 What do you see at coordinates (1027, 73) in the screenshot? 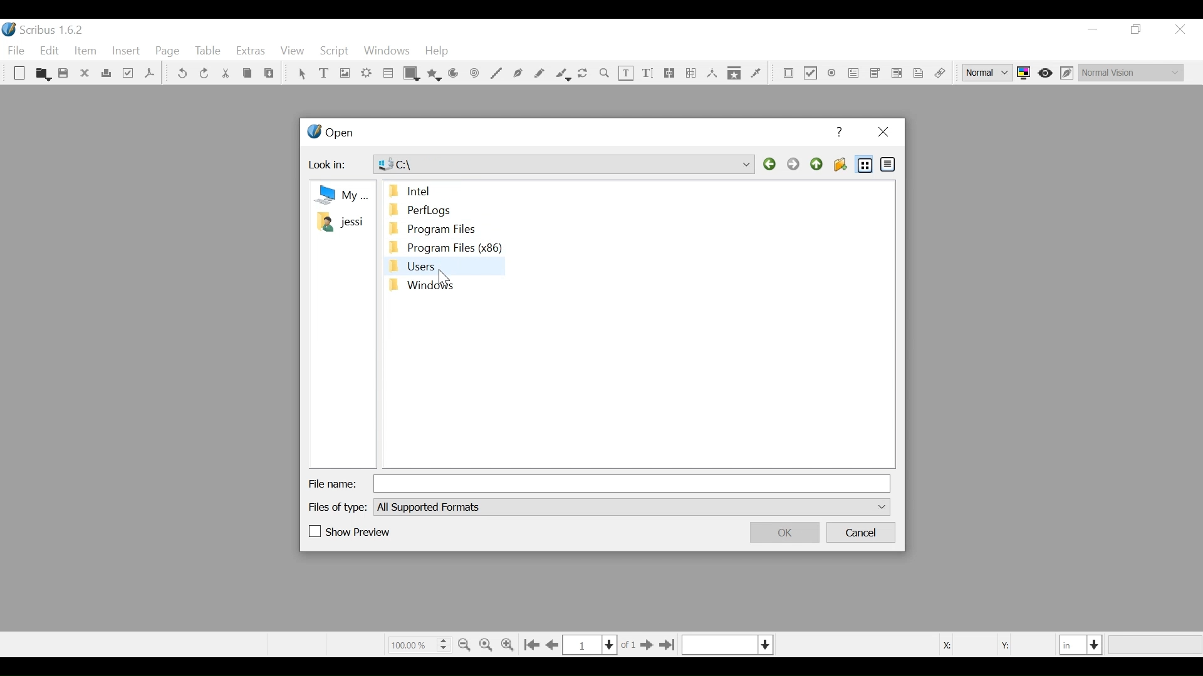
I see `Toggle color` at bounding box center [1027, 73].